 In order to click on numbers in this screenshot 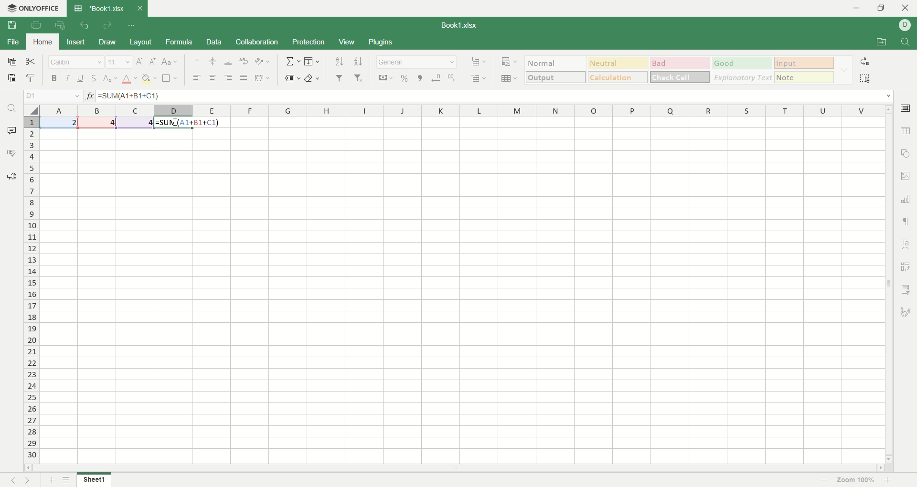, I will do `click(98, 123)`.